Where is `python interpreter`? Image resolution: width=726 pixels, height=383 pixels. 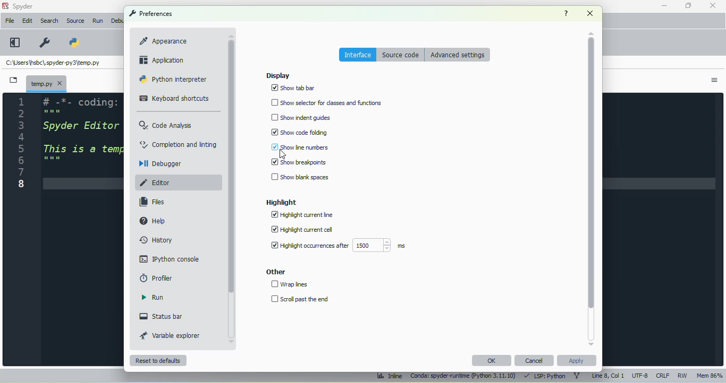 python interpreter is located at coordinates (173, 79).